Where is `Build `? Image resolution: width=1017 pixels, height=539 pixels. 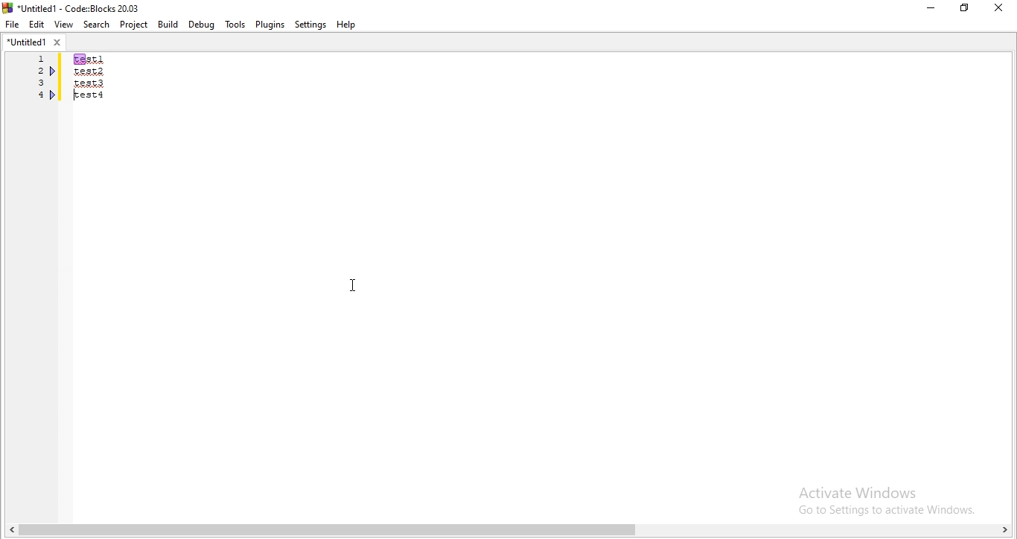 Build  is located at coordinates (167, 25).